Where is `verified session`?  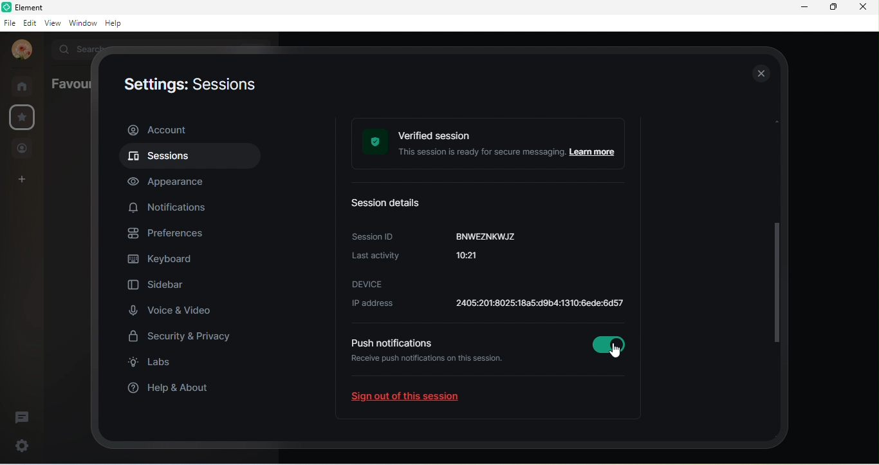 verified session is located at coordinates (492, 145).